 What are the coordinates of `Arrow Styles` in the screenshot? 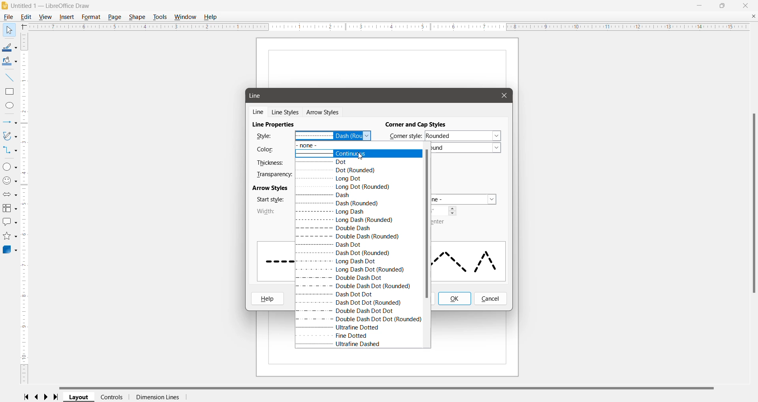 It's located at (323, 113).